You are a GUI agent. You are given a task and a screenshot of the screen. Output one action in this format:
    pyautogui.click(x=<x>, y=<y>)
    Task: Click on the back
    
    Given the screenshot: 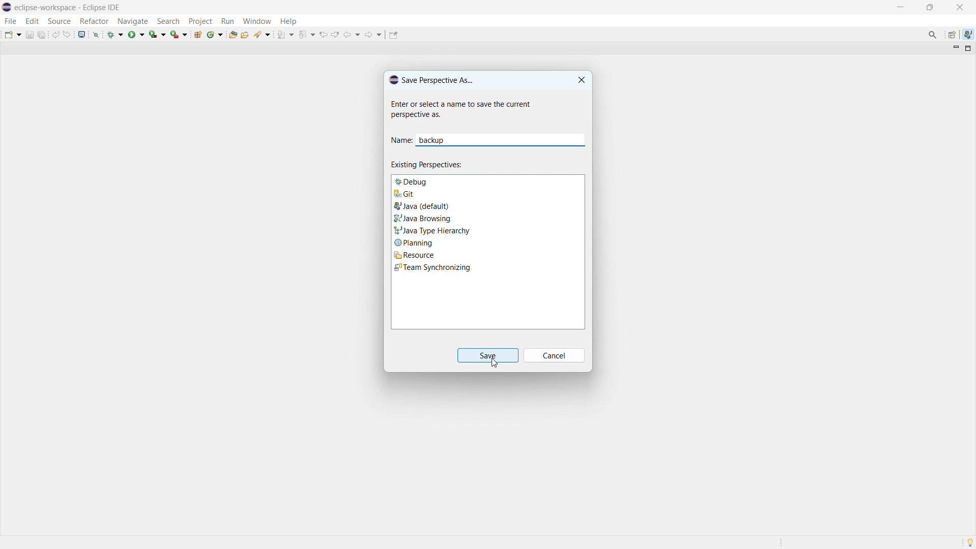 What is the action you would take?
    pyautogui.click(x=353, y=35)
    